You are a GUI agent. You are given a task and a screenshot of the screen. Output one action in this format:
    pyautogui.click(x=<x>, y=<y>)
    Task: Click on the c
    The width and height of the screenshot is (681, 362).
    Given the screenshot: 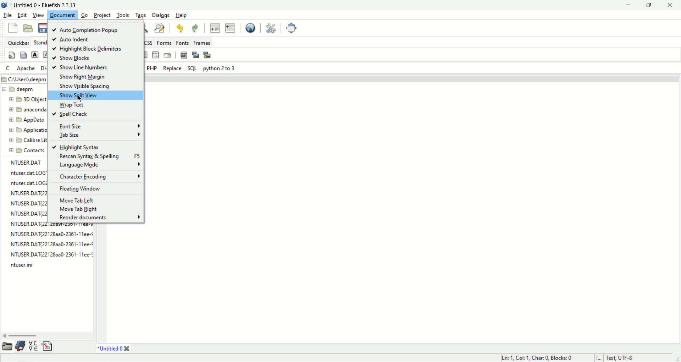 What is the action you would take?
    pyautogui.click(x=9, y=68)
    